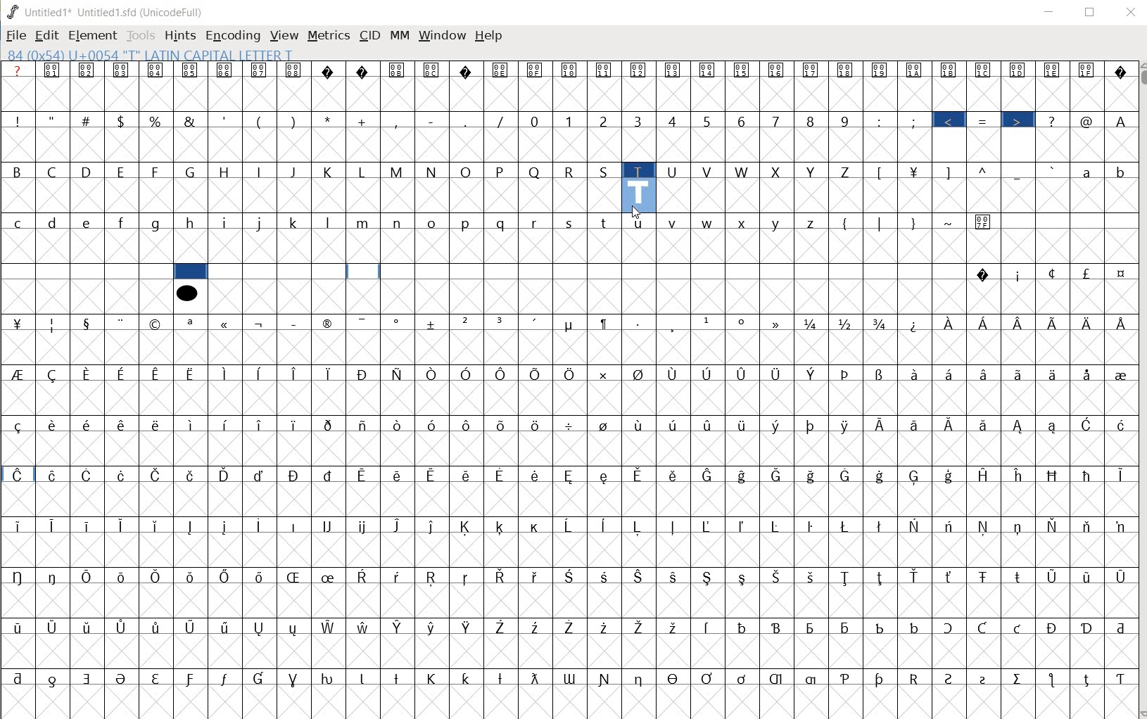 The width and height of the screenshot is (1147, 719). What do you see at coordinates (1088, 425) in the screenshot?
I see `Symbol` at bounding box center [1088, 425].